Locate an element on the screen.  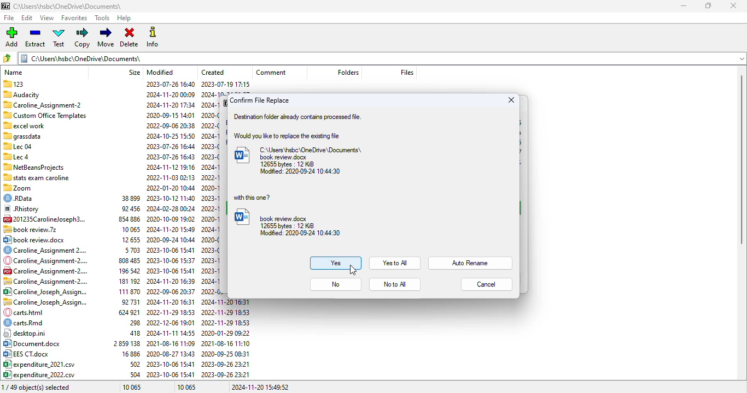
view is located at coordinates (46, 18).